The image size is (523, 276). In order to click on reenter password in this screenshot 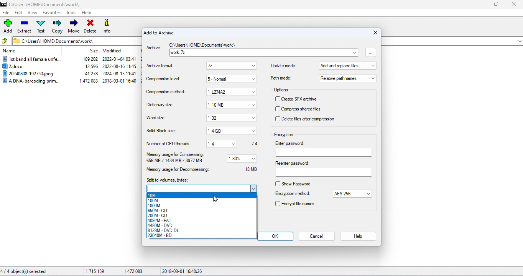, I will do `click(323, 169)`.